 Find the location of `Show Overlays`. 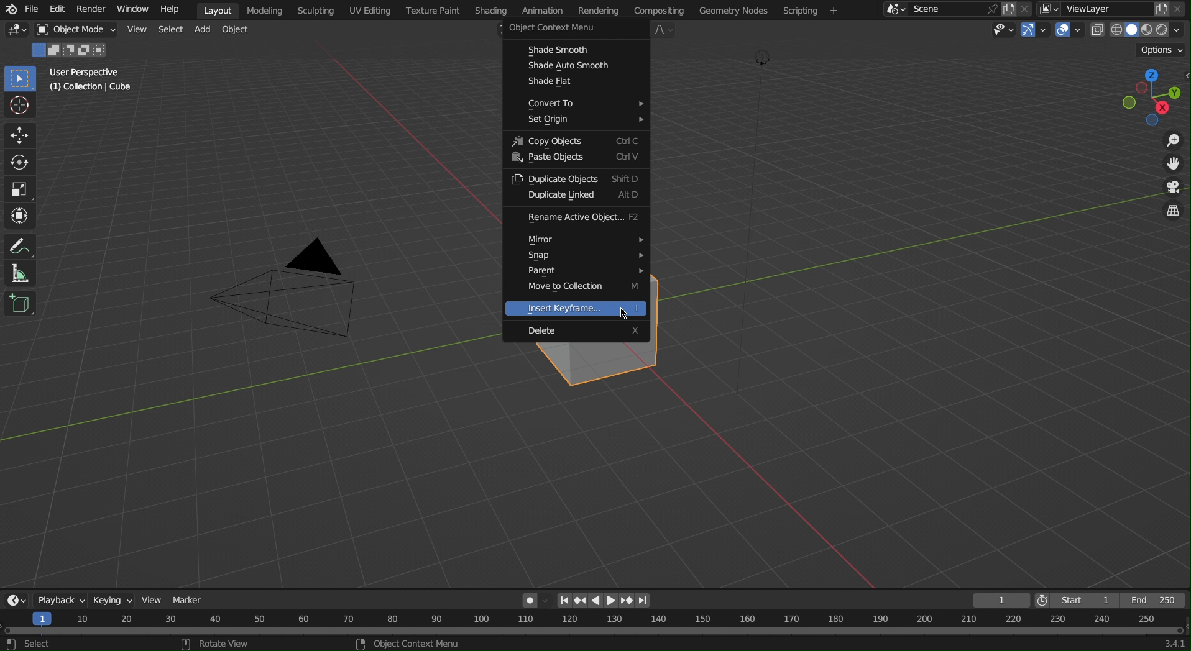

Show Overlays is located at coordinates (1067, 32).